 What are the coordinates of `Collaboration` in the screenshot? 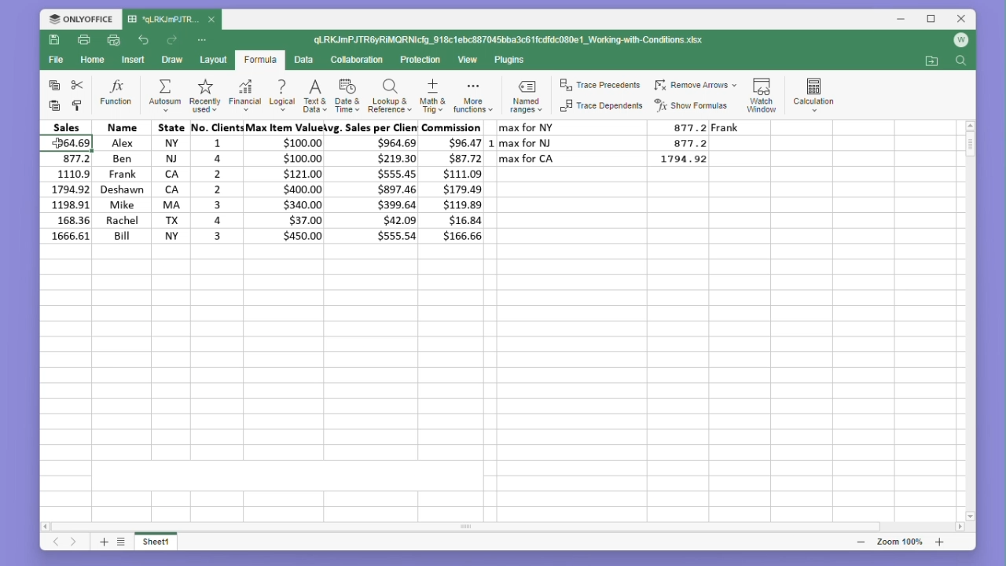 It's located at (356, 60).